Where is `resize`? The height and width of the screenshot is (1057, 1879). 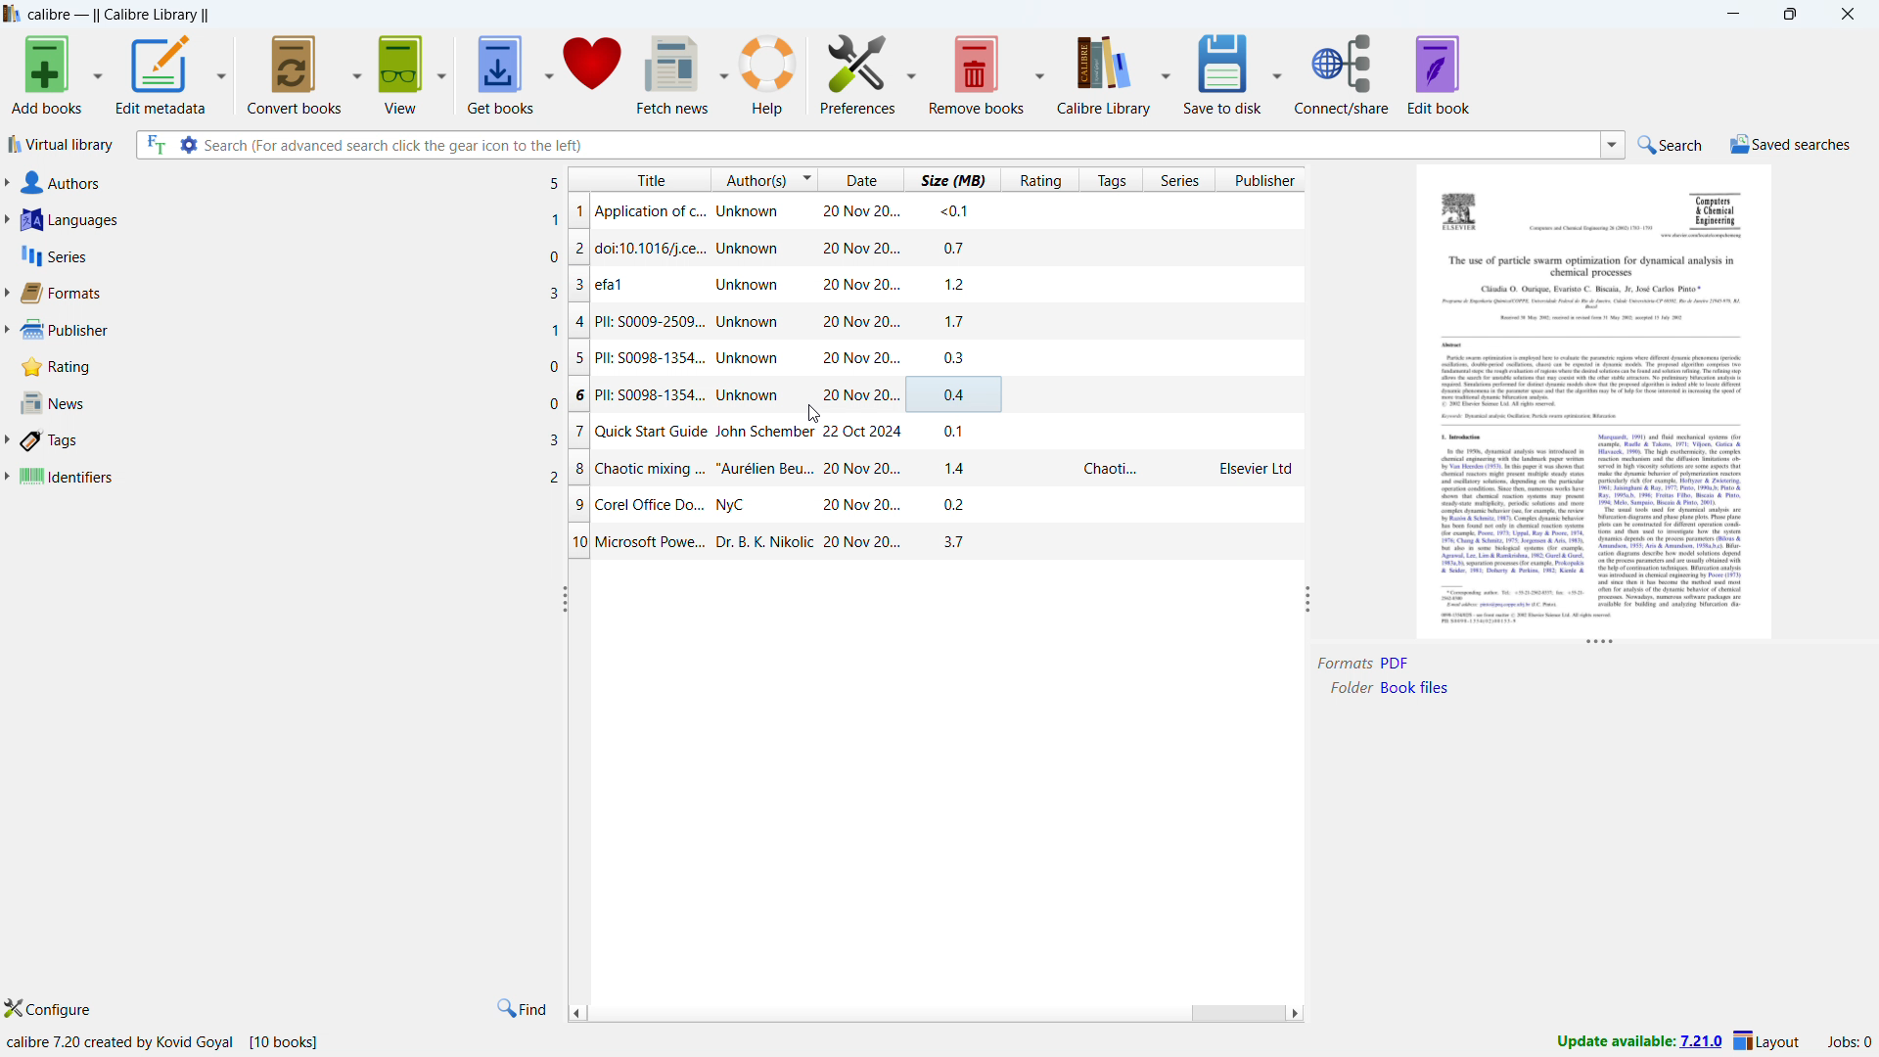 resize is located at coordinates (565, 599).